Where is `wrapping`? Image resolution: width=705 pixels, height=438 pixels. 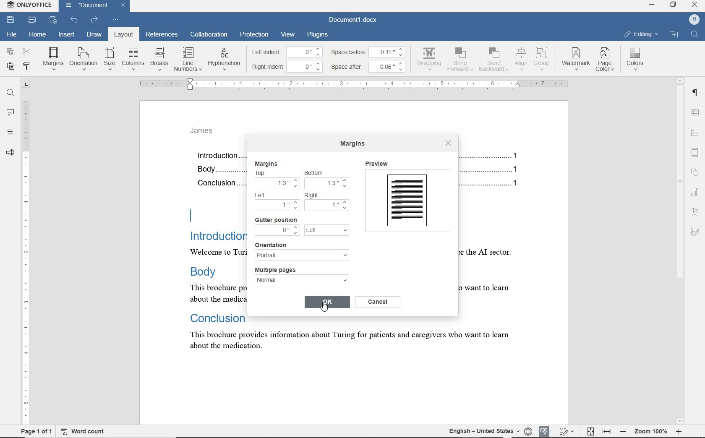 wrapping is located at coordinates (431, 58).